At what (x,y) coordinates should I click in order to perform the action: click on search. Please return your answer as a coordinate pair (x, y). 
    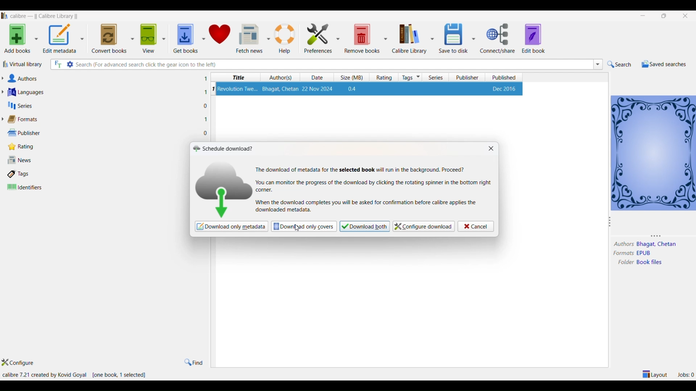
    Looking at the image, I should click on (620, 64).